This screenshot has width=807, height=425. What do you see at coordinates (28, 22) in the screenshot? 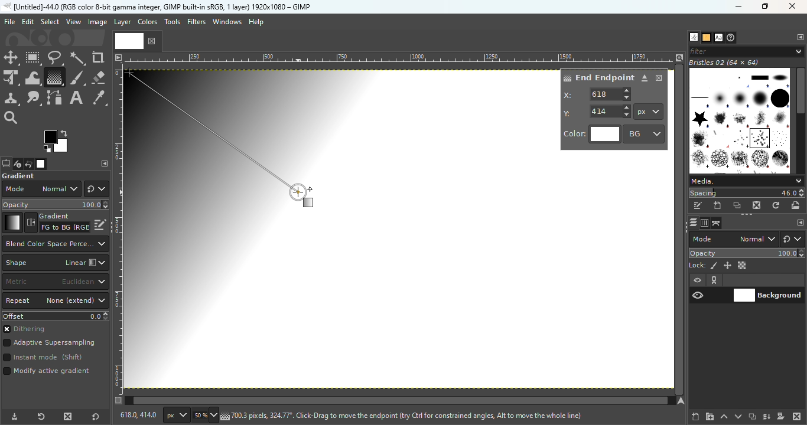
I see `Edit` at bounding box center [28, 22].